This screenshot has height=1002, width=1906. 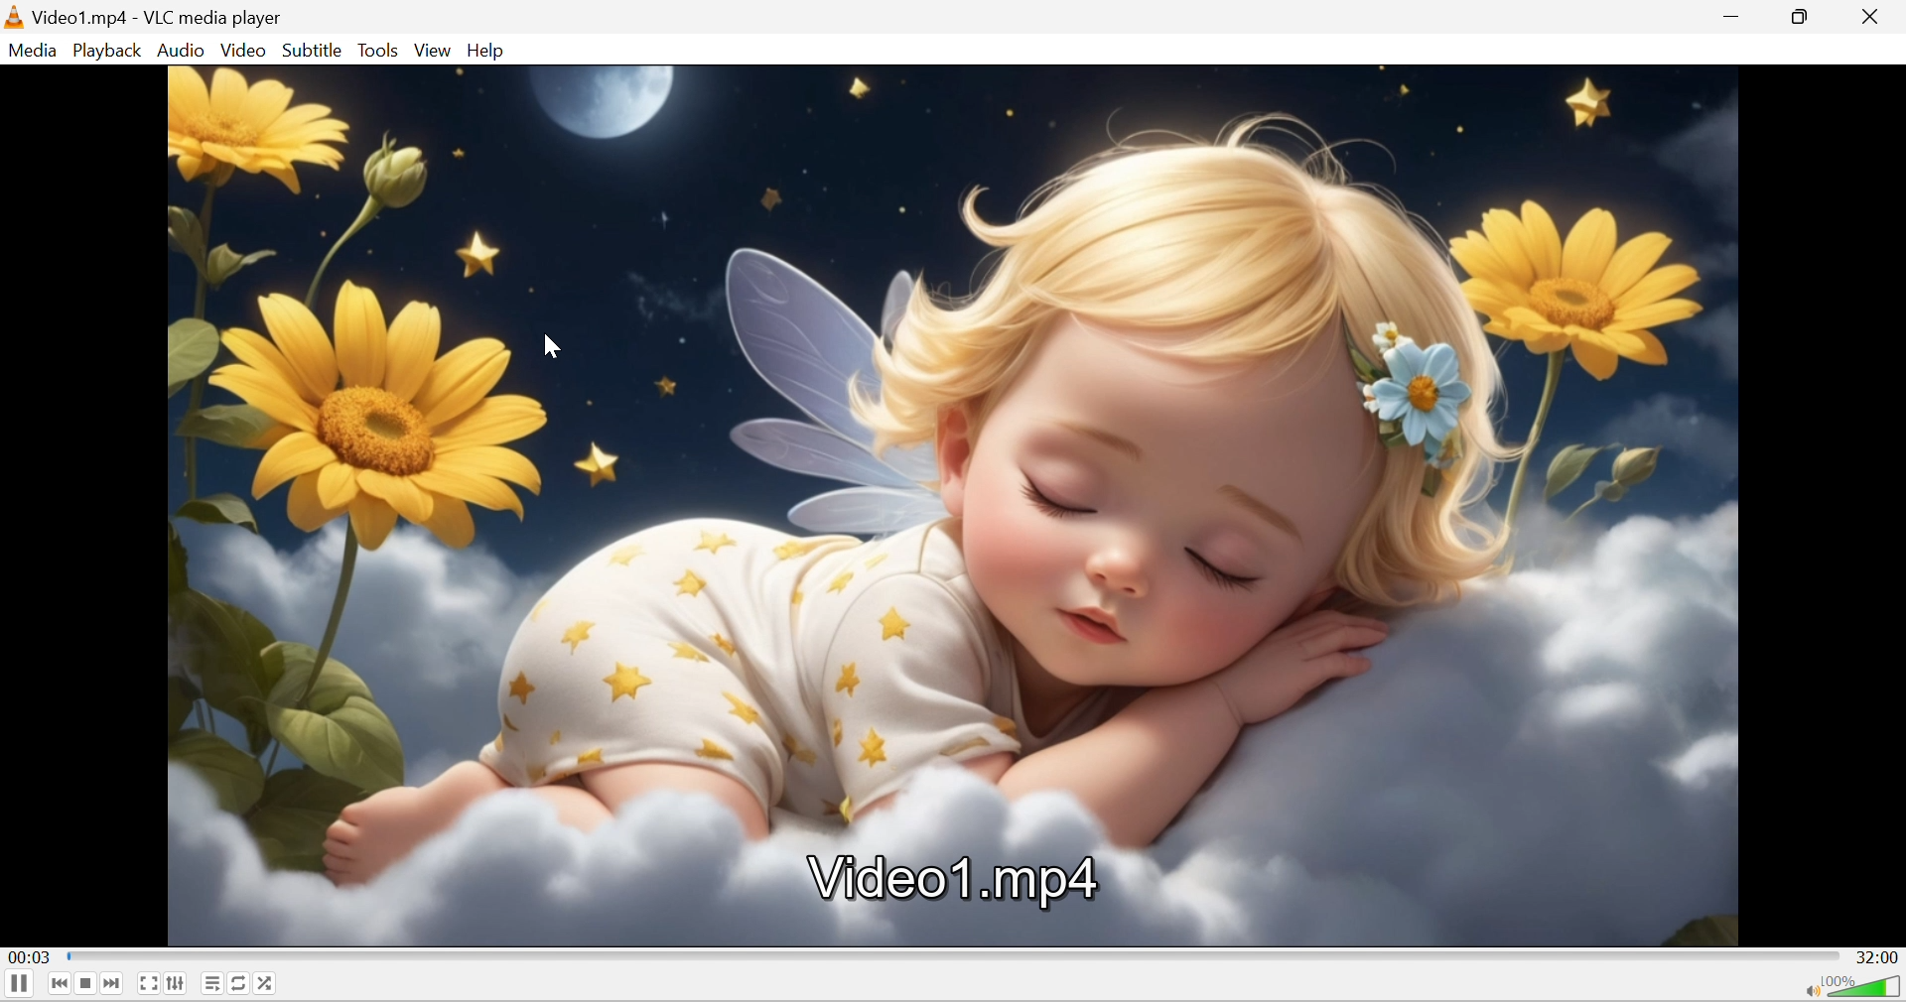 I want to click on Video1.mp4 is opened, so click(x=955, y=509).